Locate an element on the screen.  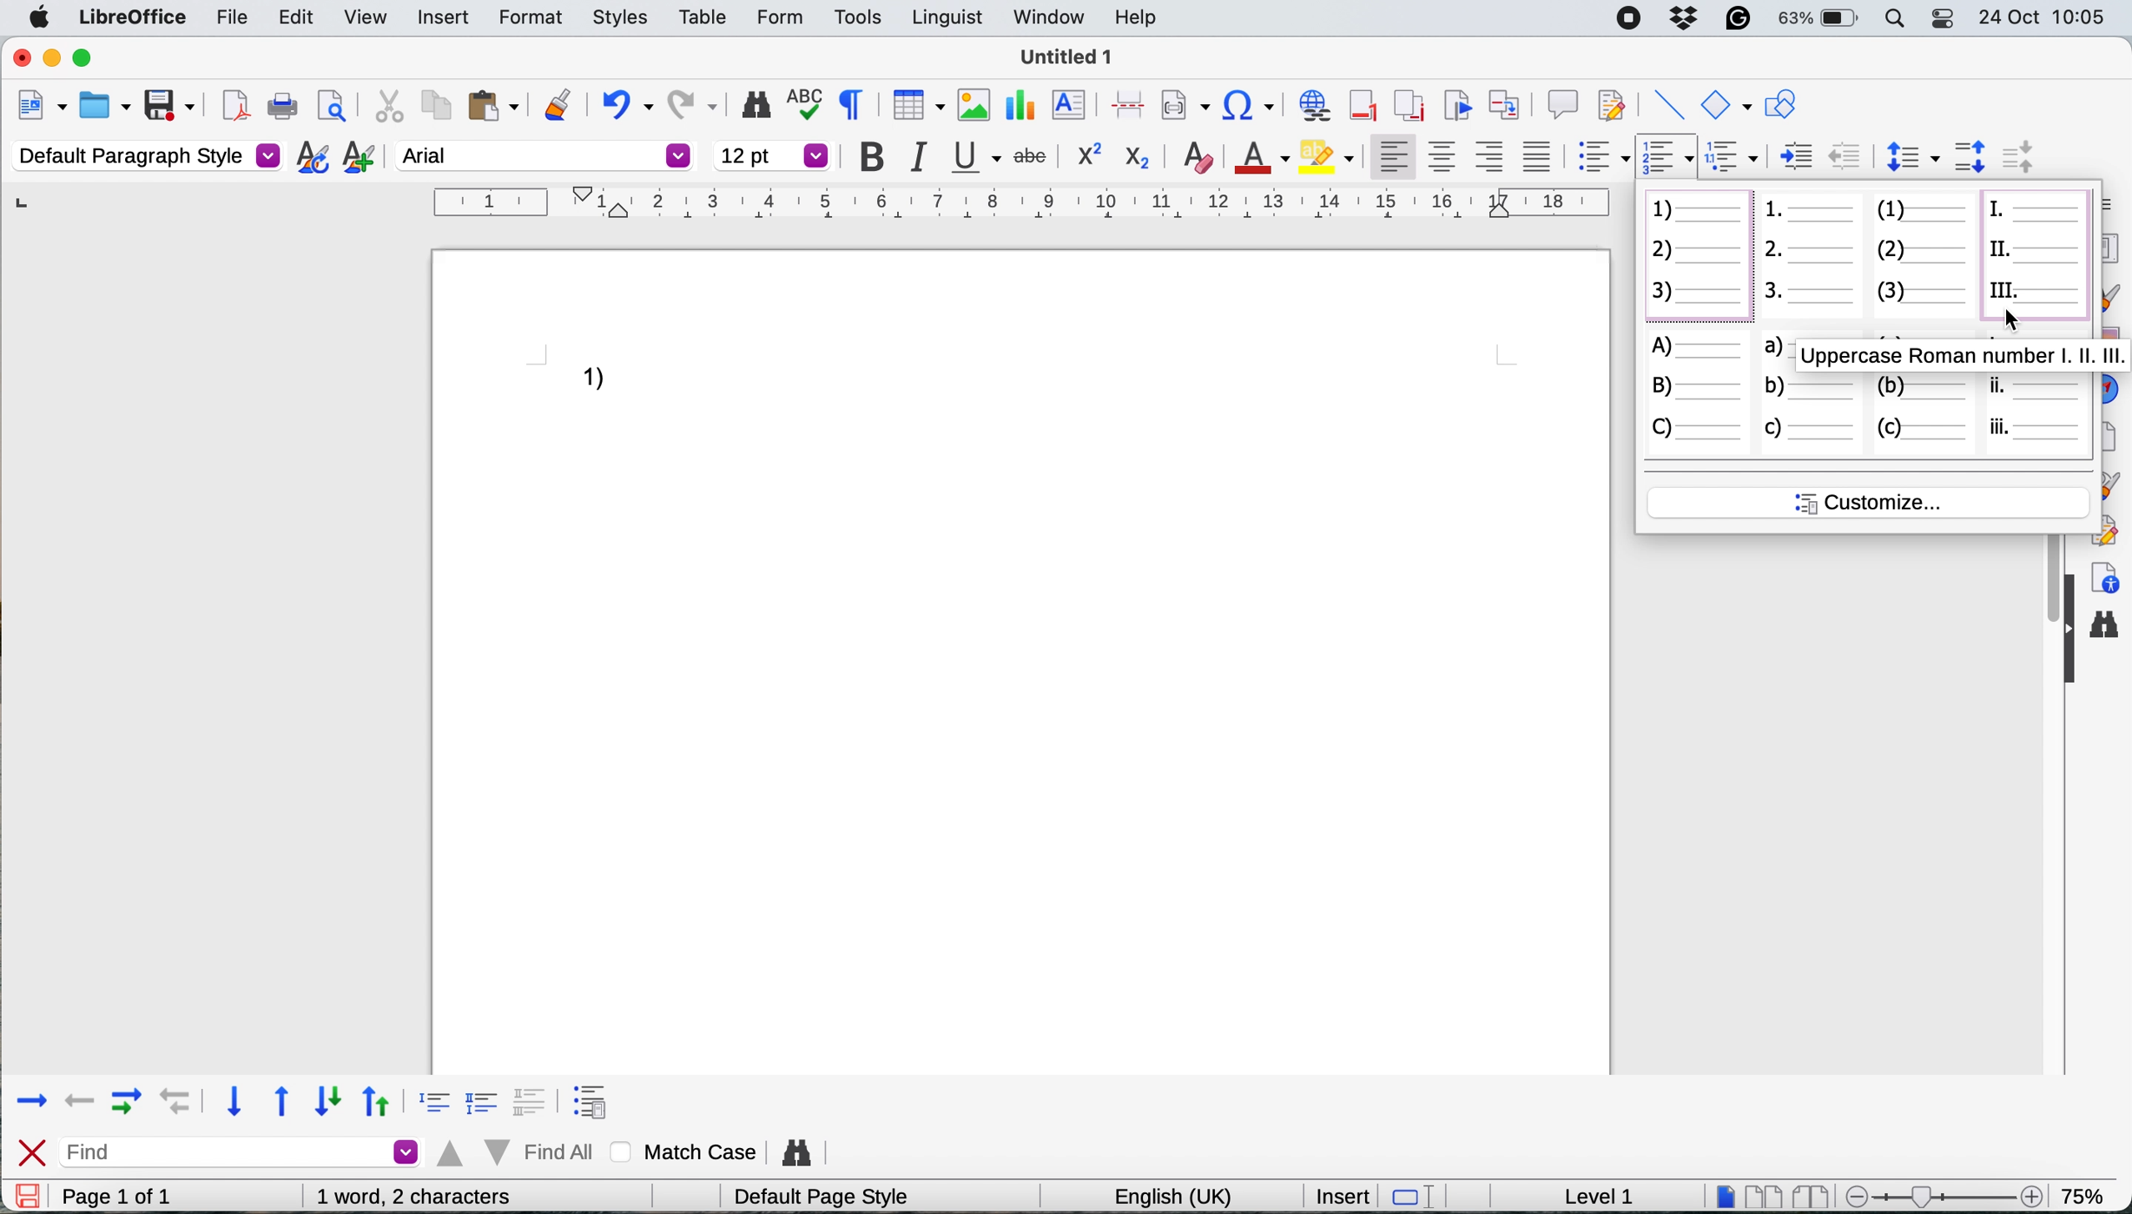
0 words, 0 characters is located at coordinates (435, 1196).